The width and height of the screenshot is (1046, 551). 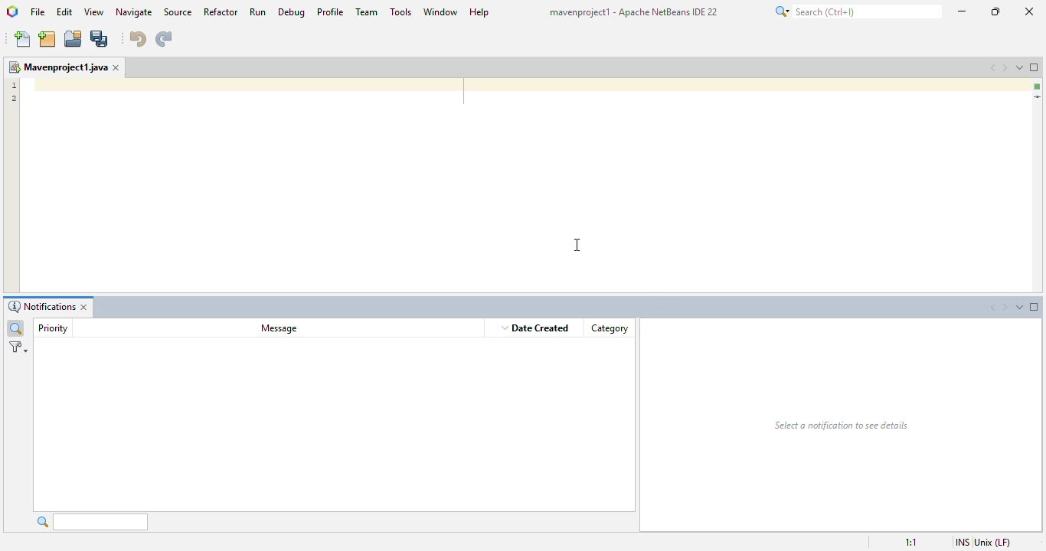 What do you see at coordinates (1020, 307) in the screenshot?
I see `show opened documents list` at bounding box center [1020, 307].